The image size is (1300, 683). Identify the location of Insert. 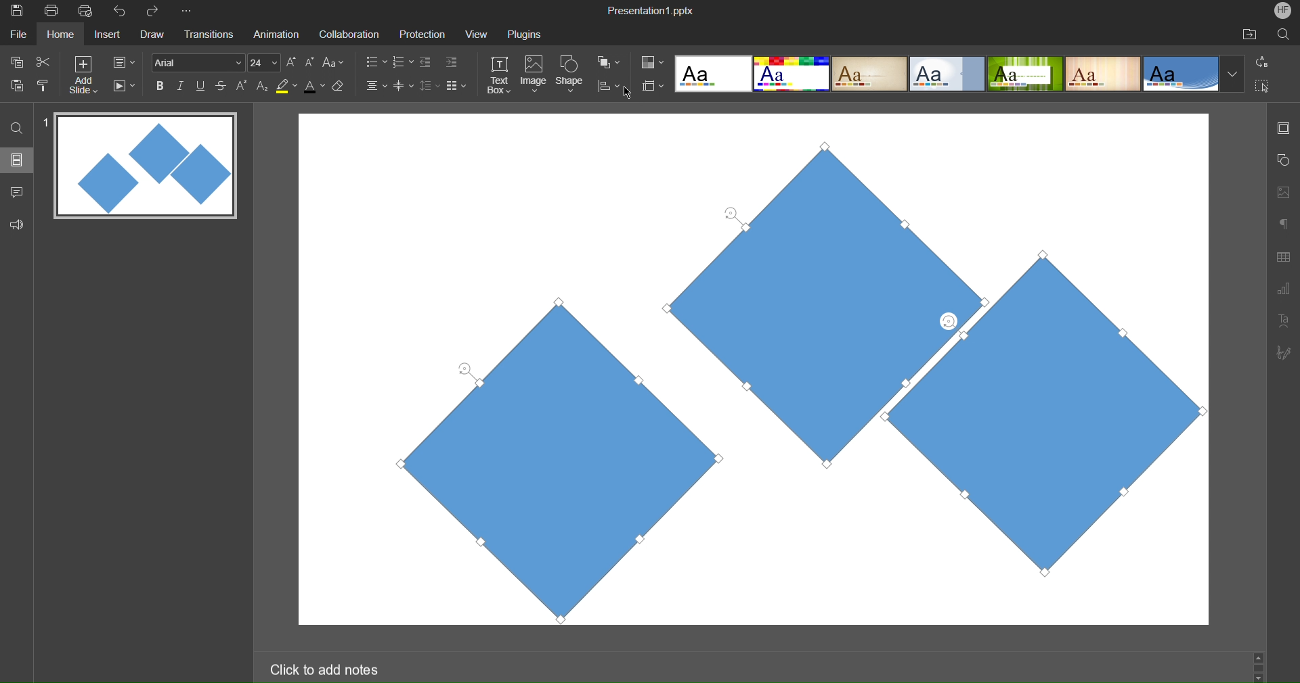
(106, 35).